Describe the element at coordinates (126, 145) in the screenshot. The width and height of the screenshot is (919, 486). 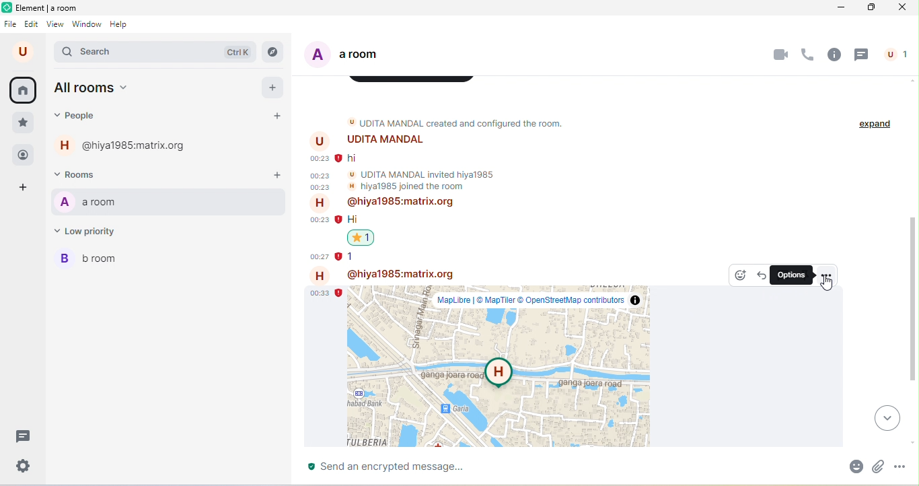
I see `@hiya1985:matrix.org` at that location.